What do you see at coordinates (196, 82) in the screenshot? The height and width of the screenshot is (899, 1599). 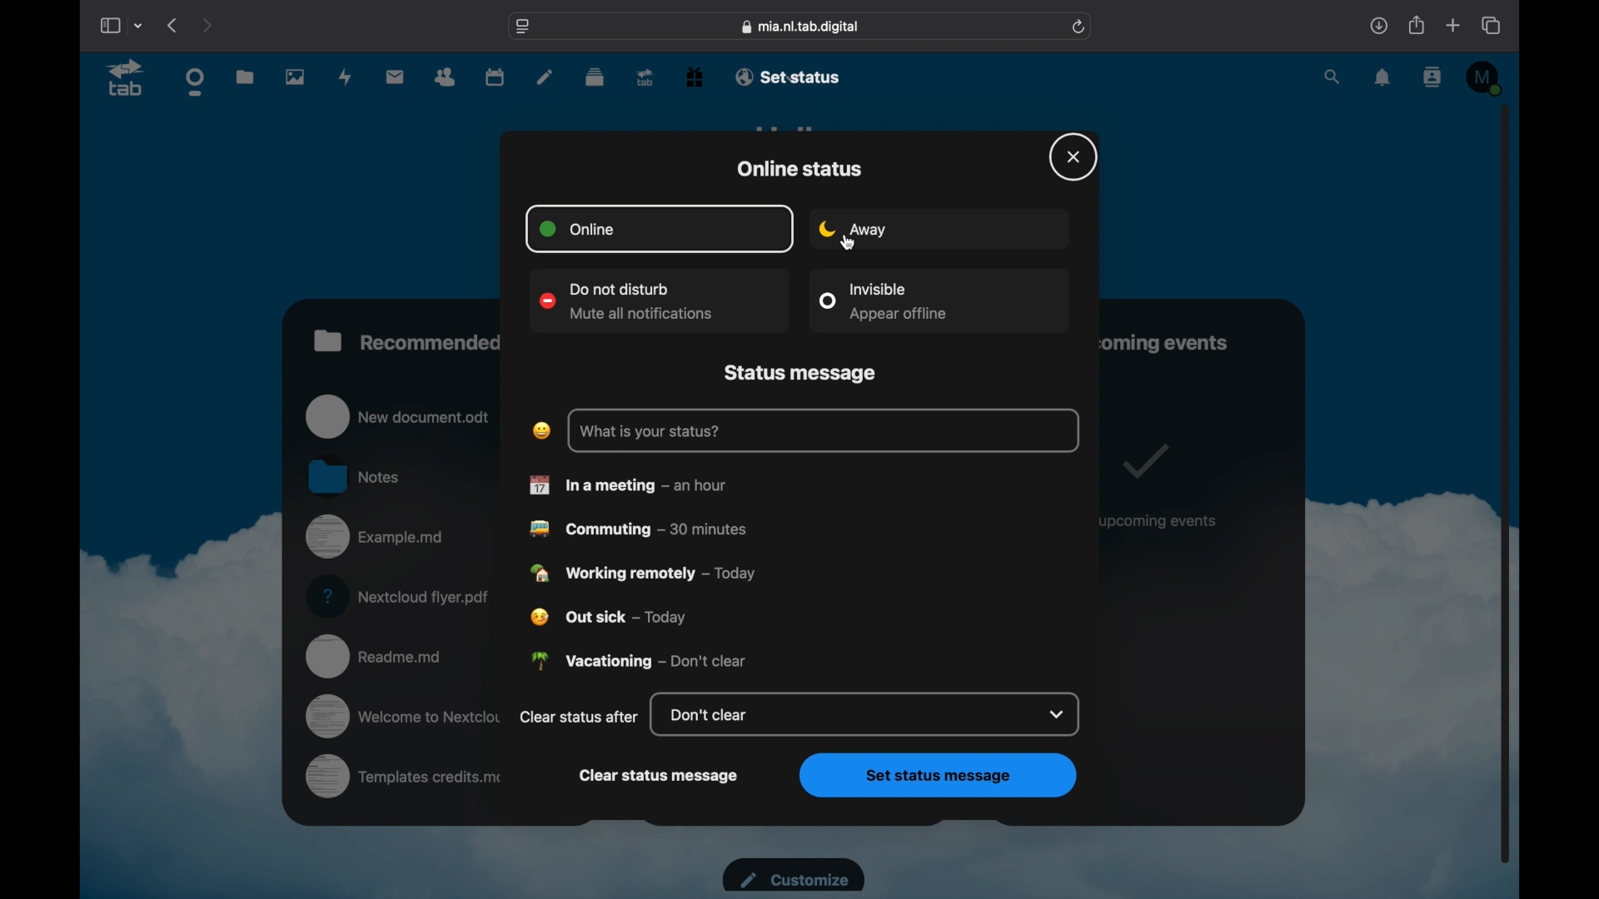 I see `dashboard` at bounding box center [196, 82].